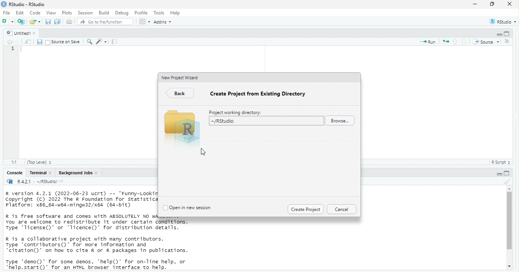 The width and height of the screenshot is (519, 272). I want to click on cursor, so click(204, 151).